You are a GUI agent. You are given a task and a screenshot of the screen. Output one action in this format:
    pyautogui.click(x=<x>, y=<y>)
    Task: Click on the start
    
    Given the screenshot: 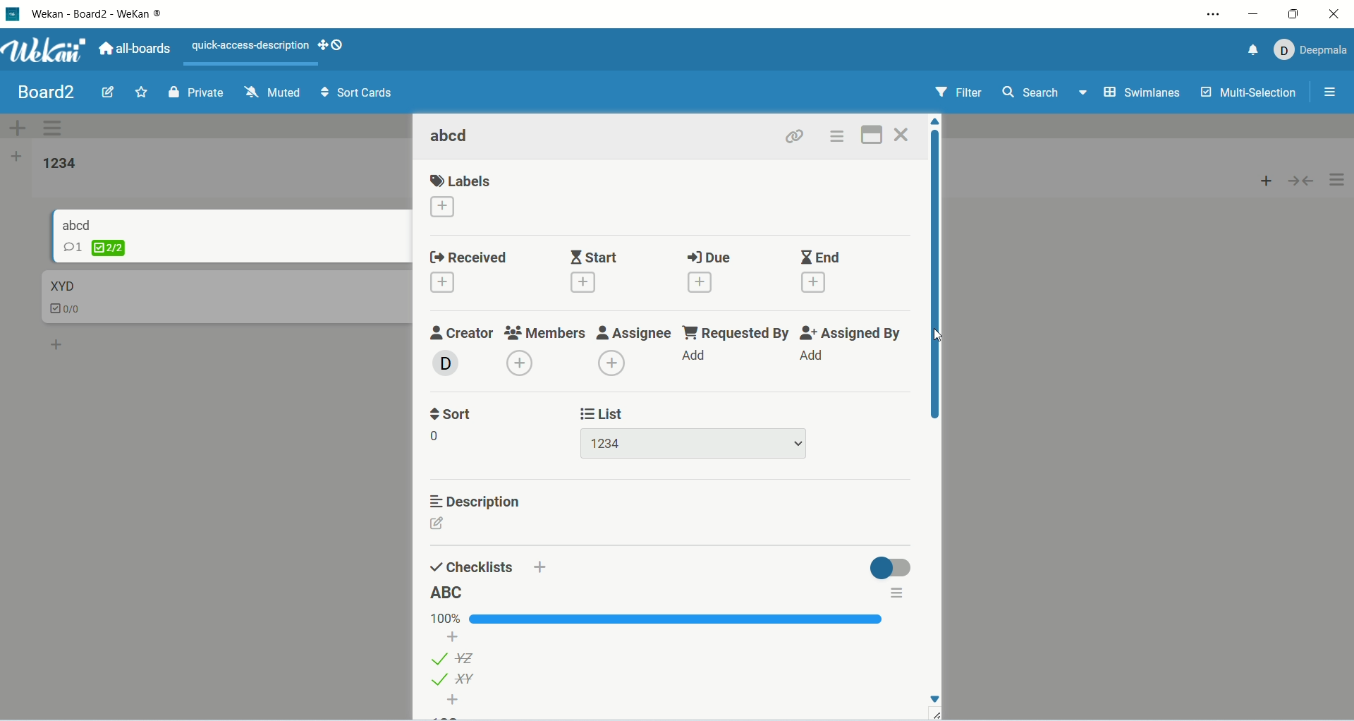 What is the action you would take?
    pyautogui.click(x=594, y=256)
    